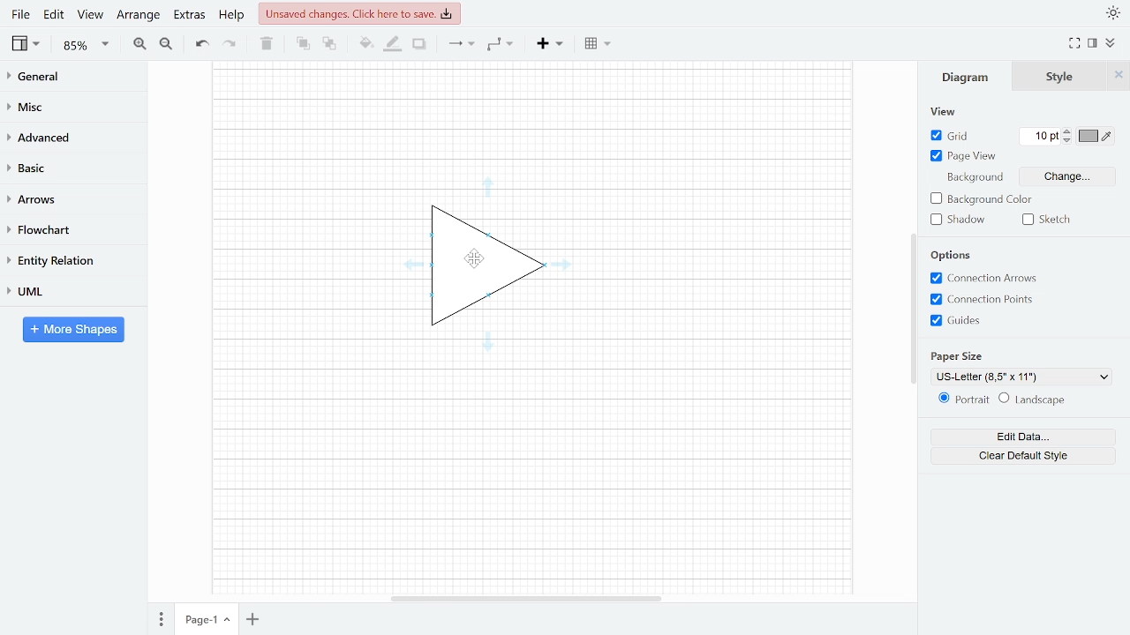 Image resolution: width=1130 pixels, height=635 pixels. I want to click on MIsc, so click(66, 106).